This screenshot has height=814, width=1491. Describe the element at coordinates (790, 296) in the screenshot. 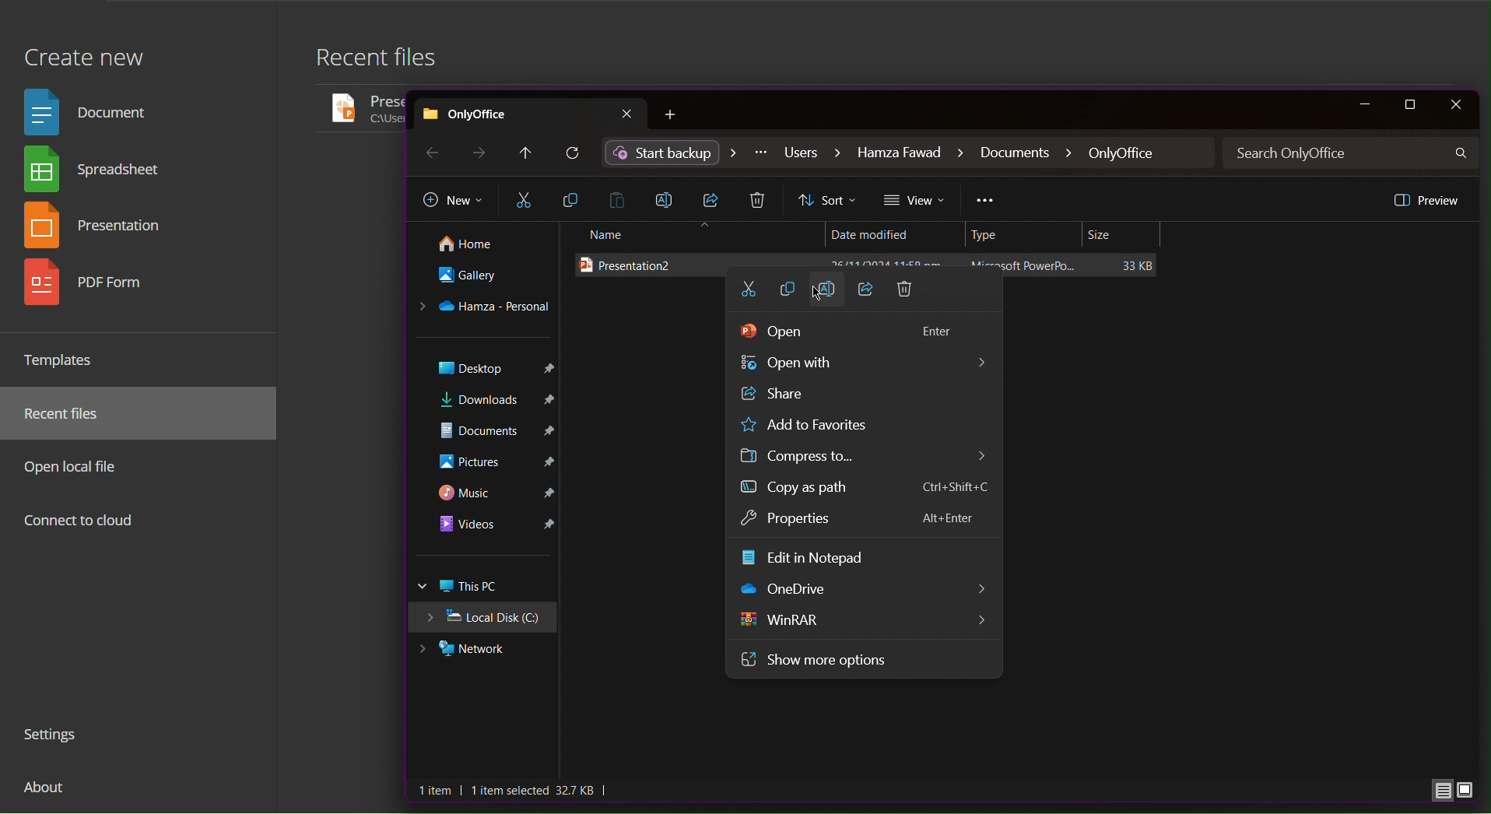

I see `Copy` at that location.